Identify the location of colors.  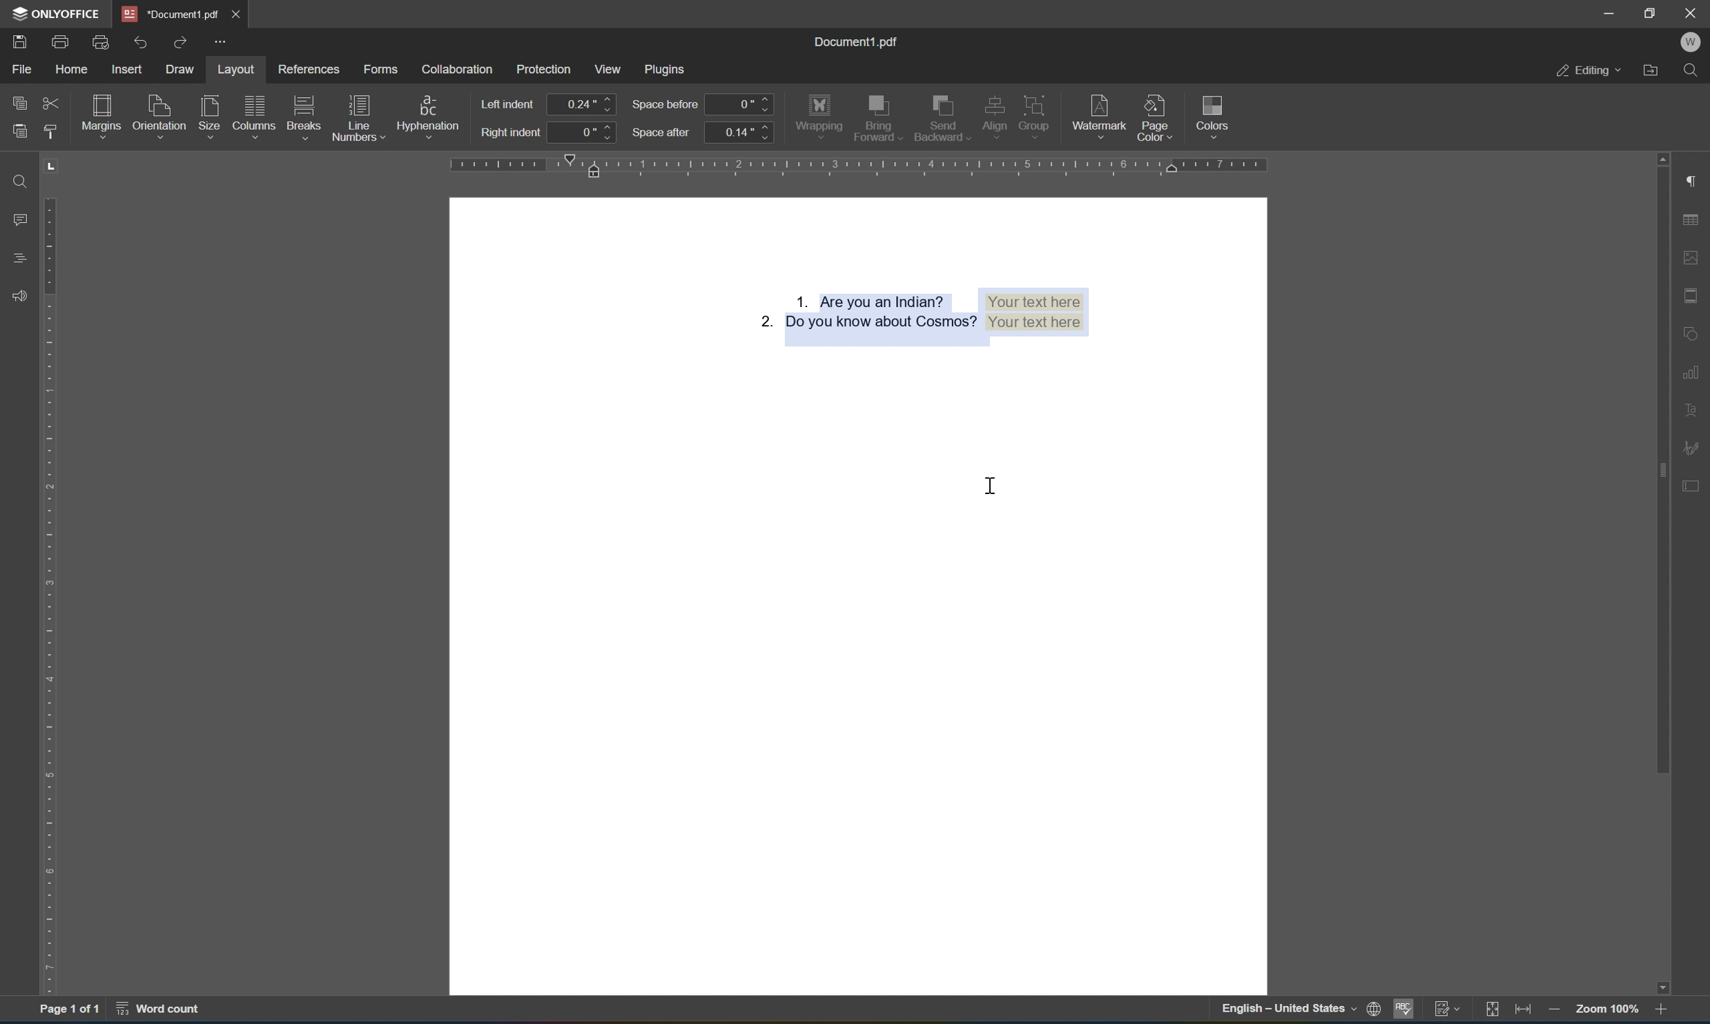
(1212, 115).